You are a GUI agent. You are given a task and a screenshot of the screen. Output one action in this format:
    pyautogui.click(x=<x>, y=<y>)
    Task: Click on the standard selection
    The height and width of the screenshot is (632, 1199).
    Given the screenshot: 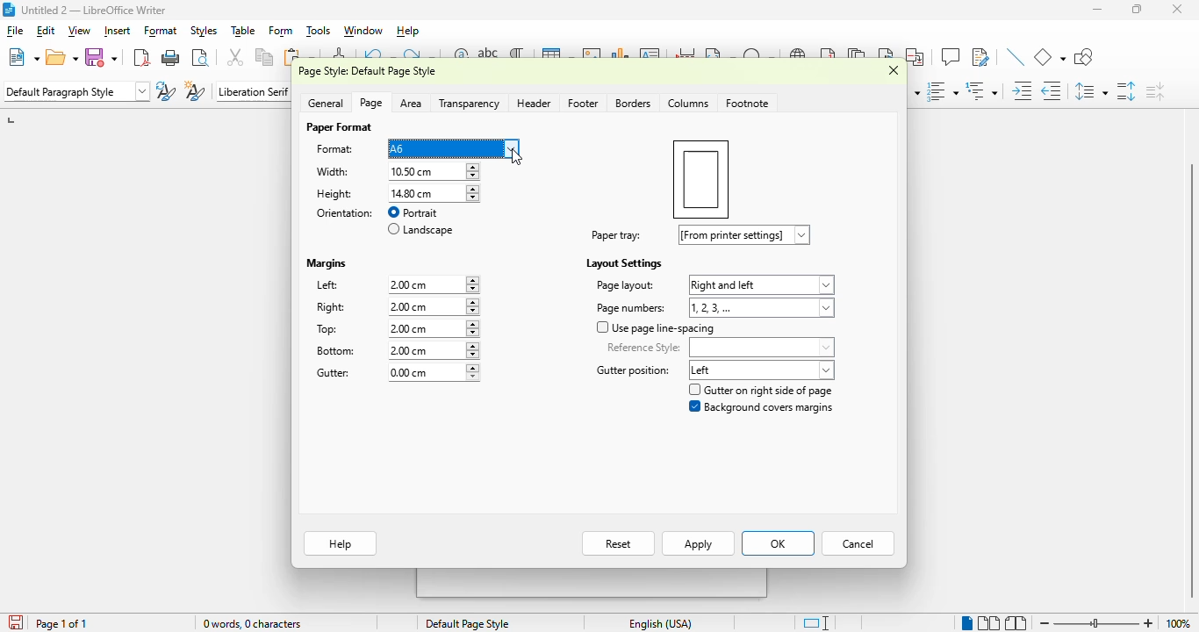 What is the action you would take?
    pyautogui.click(x=816, y=623)
    